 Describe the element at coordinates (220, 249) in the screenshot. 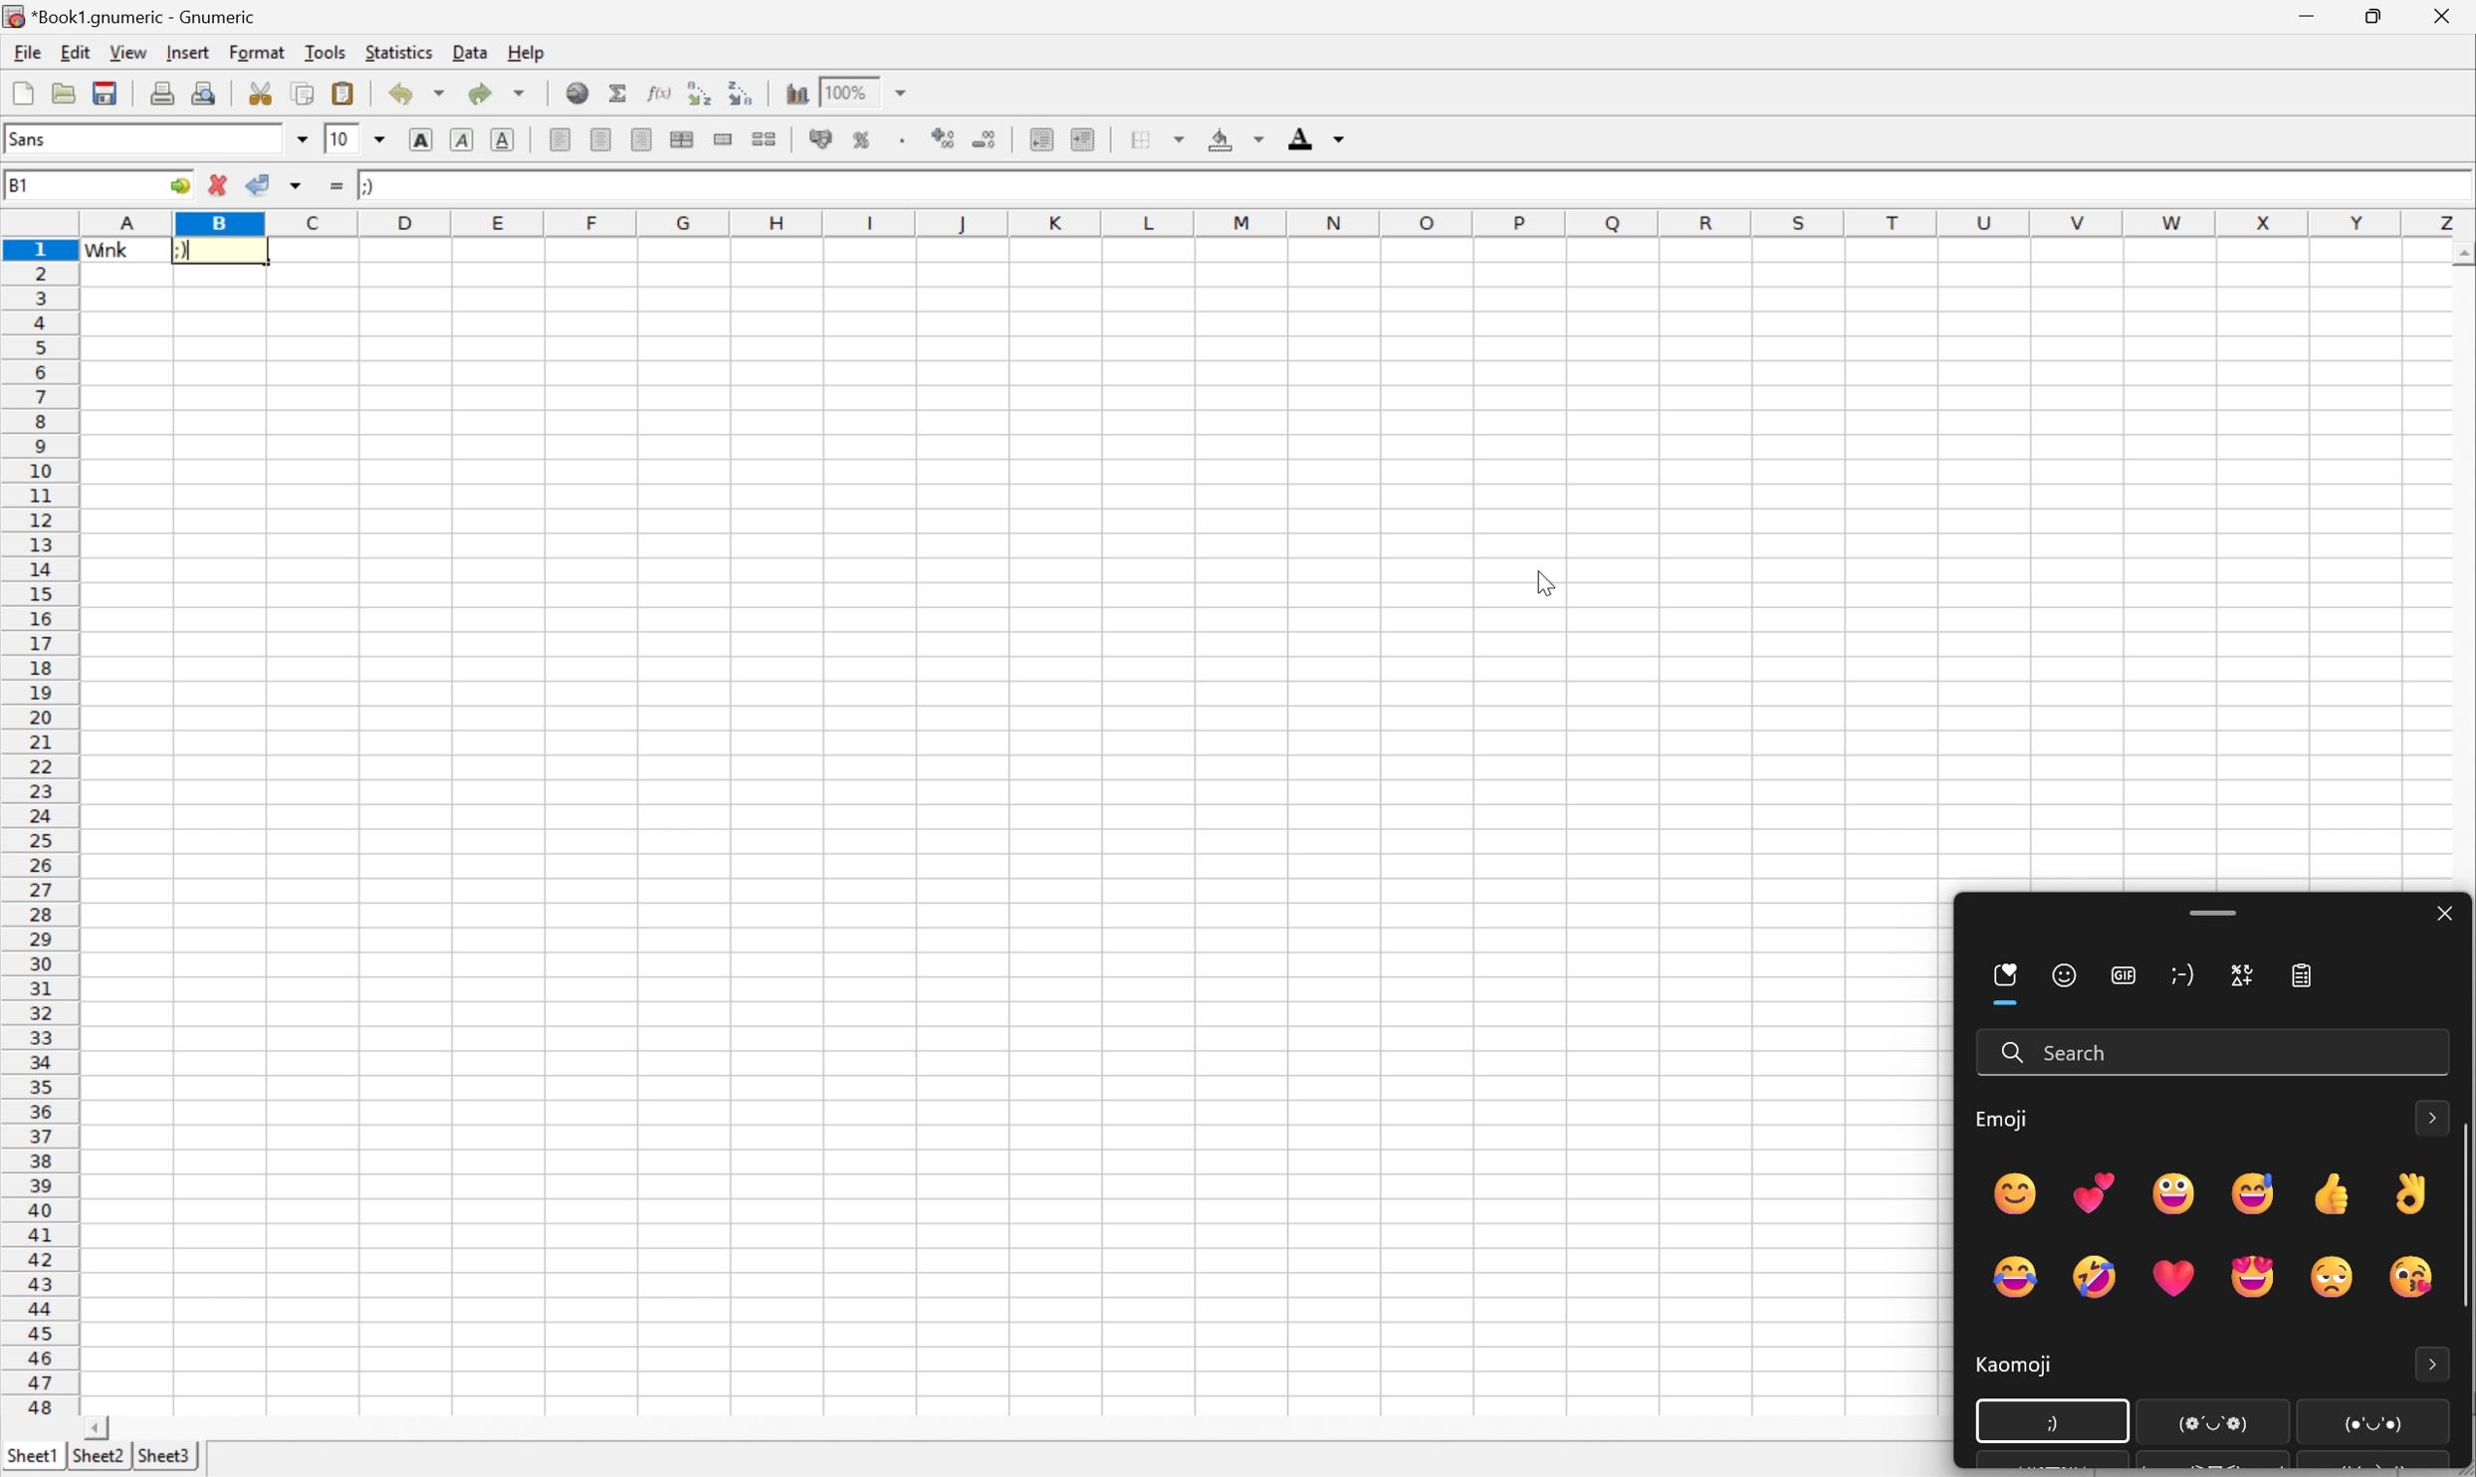

I see `kaomoji` at that location.